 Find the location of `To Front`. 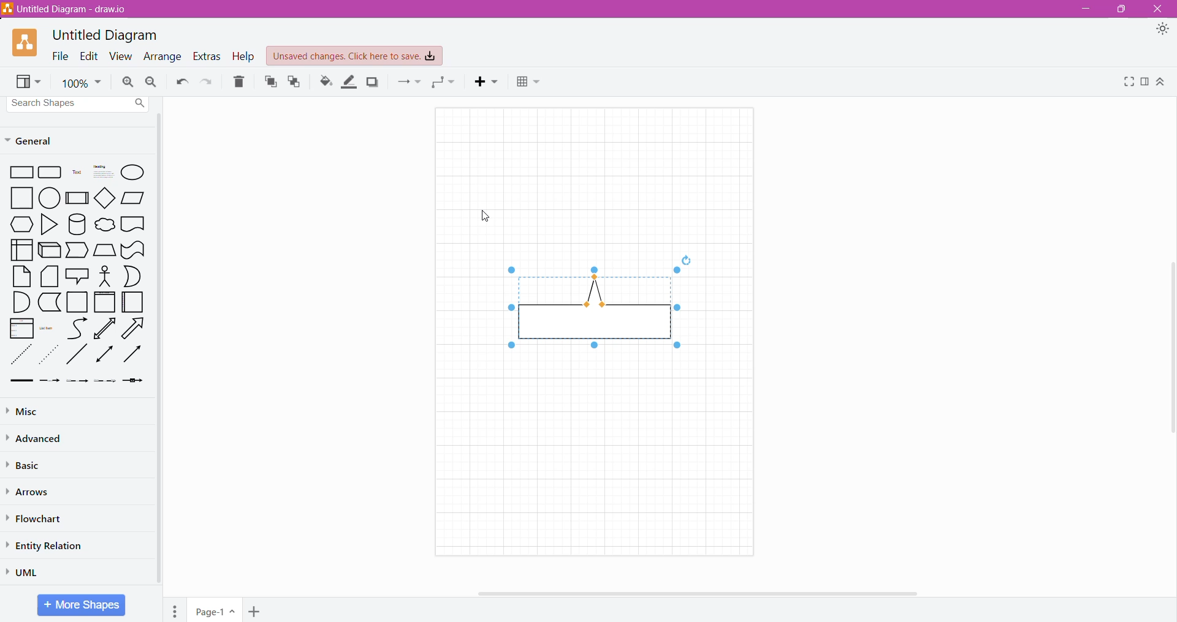

To Front is located at coordinates (269, 81).